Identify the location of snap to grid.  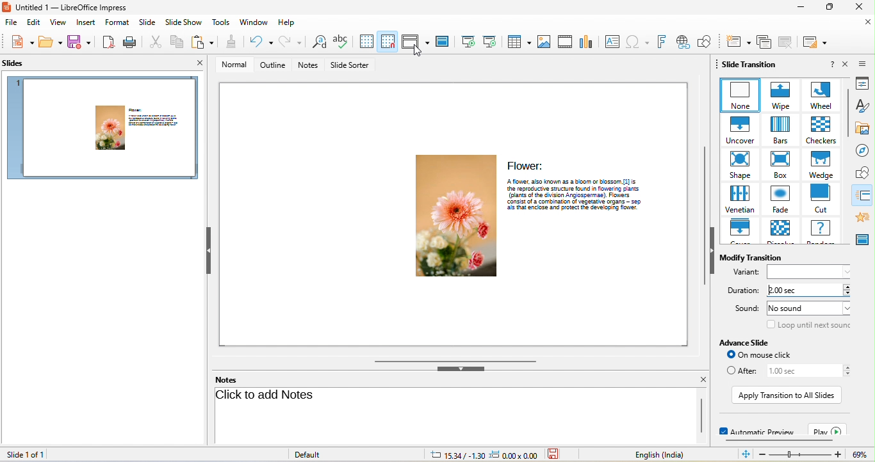
(388, 42).